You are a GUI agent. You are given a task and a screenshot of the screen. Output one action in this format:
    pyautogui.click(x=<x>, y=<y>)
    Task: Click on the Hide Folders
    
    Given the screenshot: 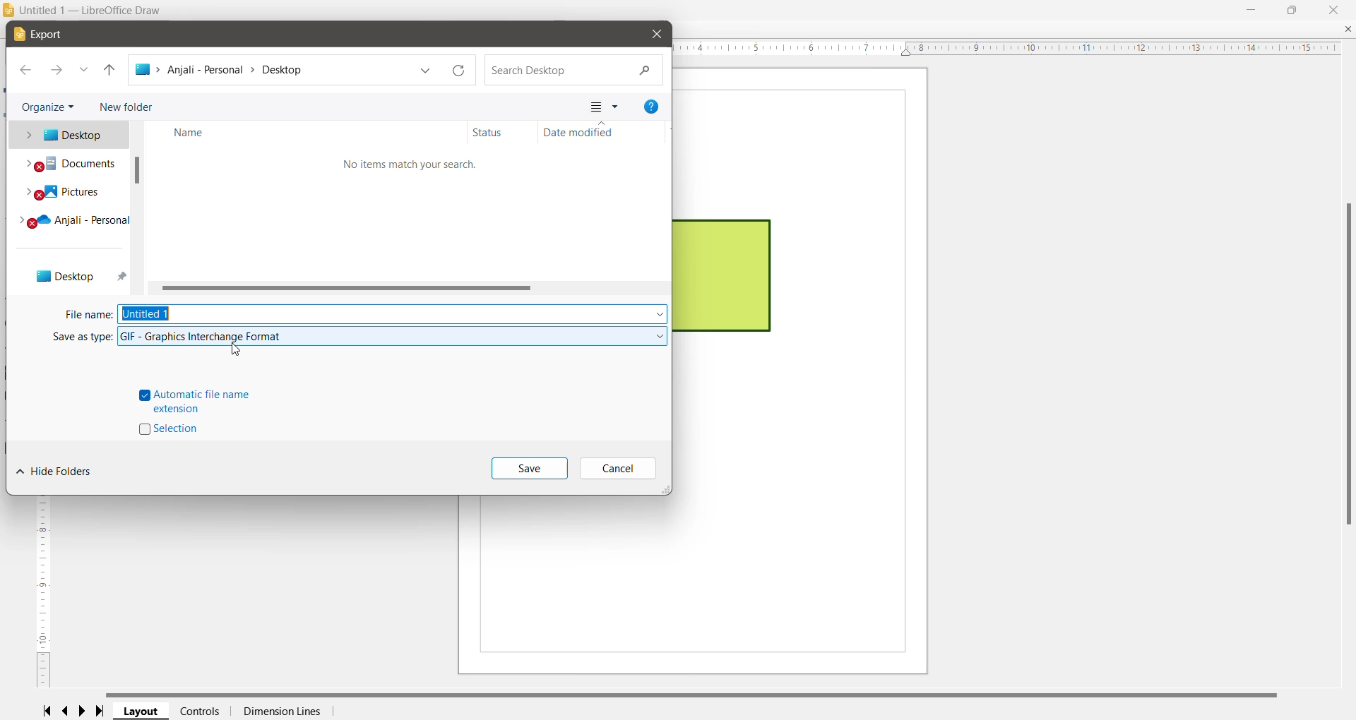 What is the action you would take?
    pyautogui.click(x=54, y=472)
    